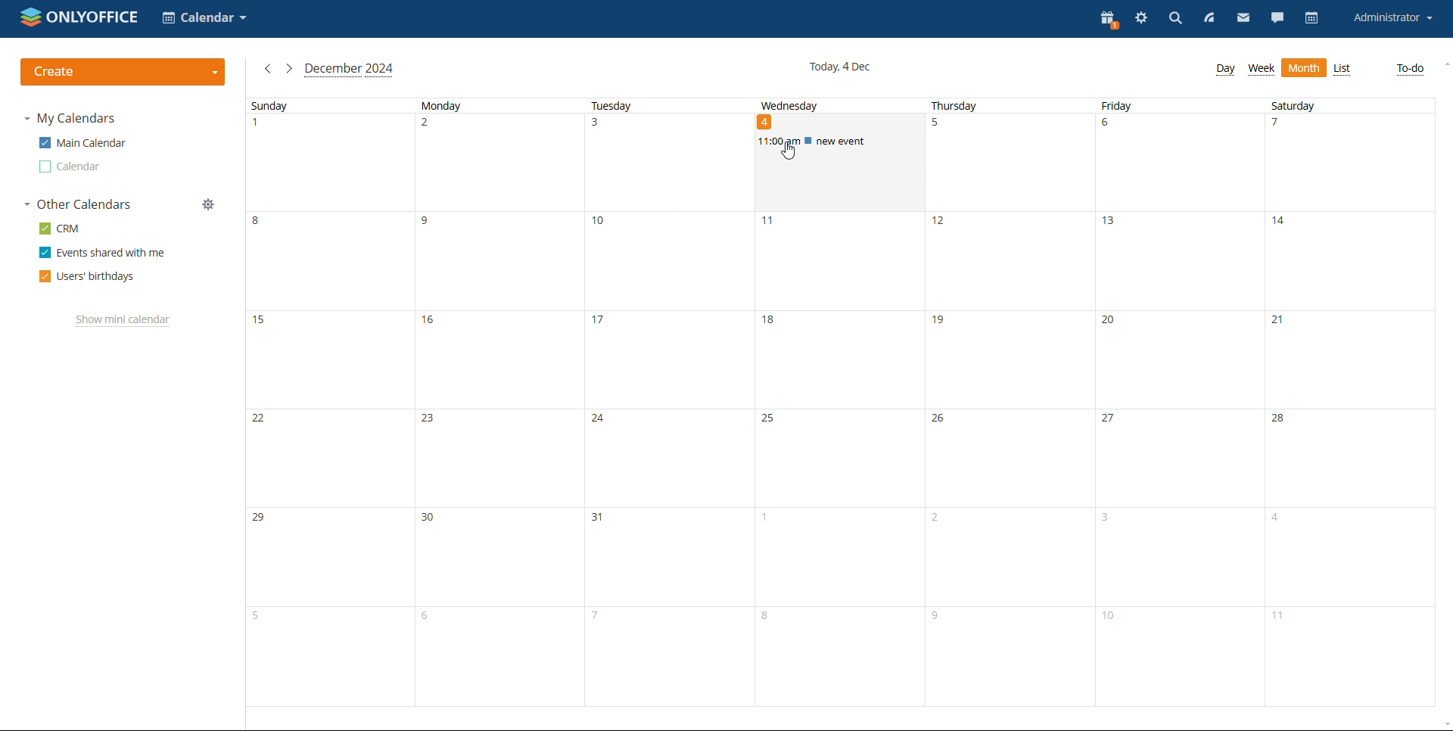  I want to click on crm, so click(60, 228).